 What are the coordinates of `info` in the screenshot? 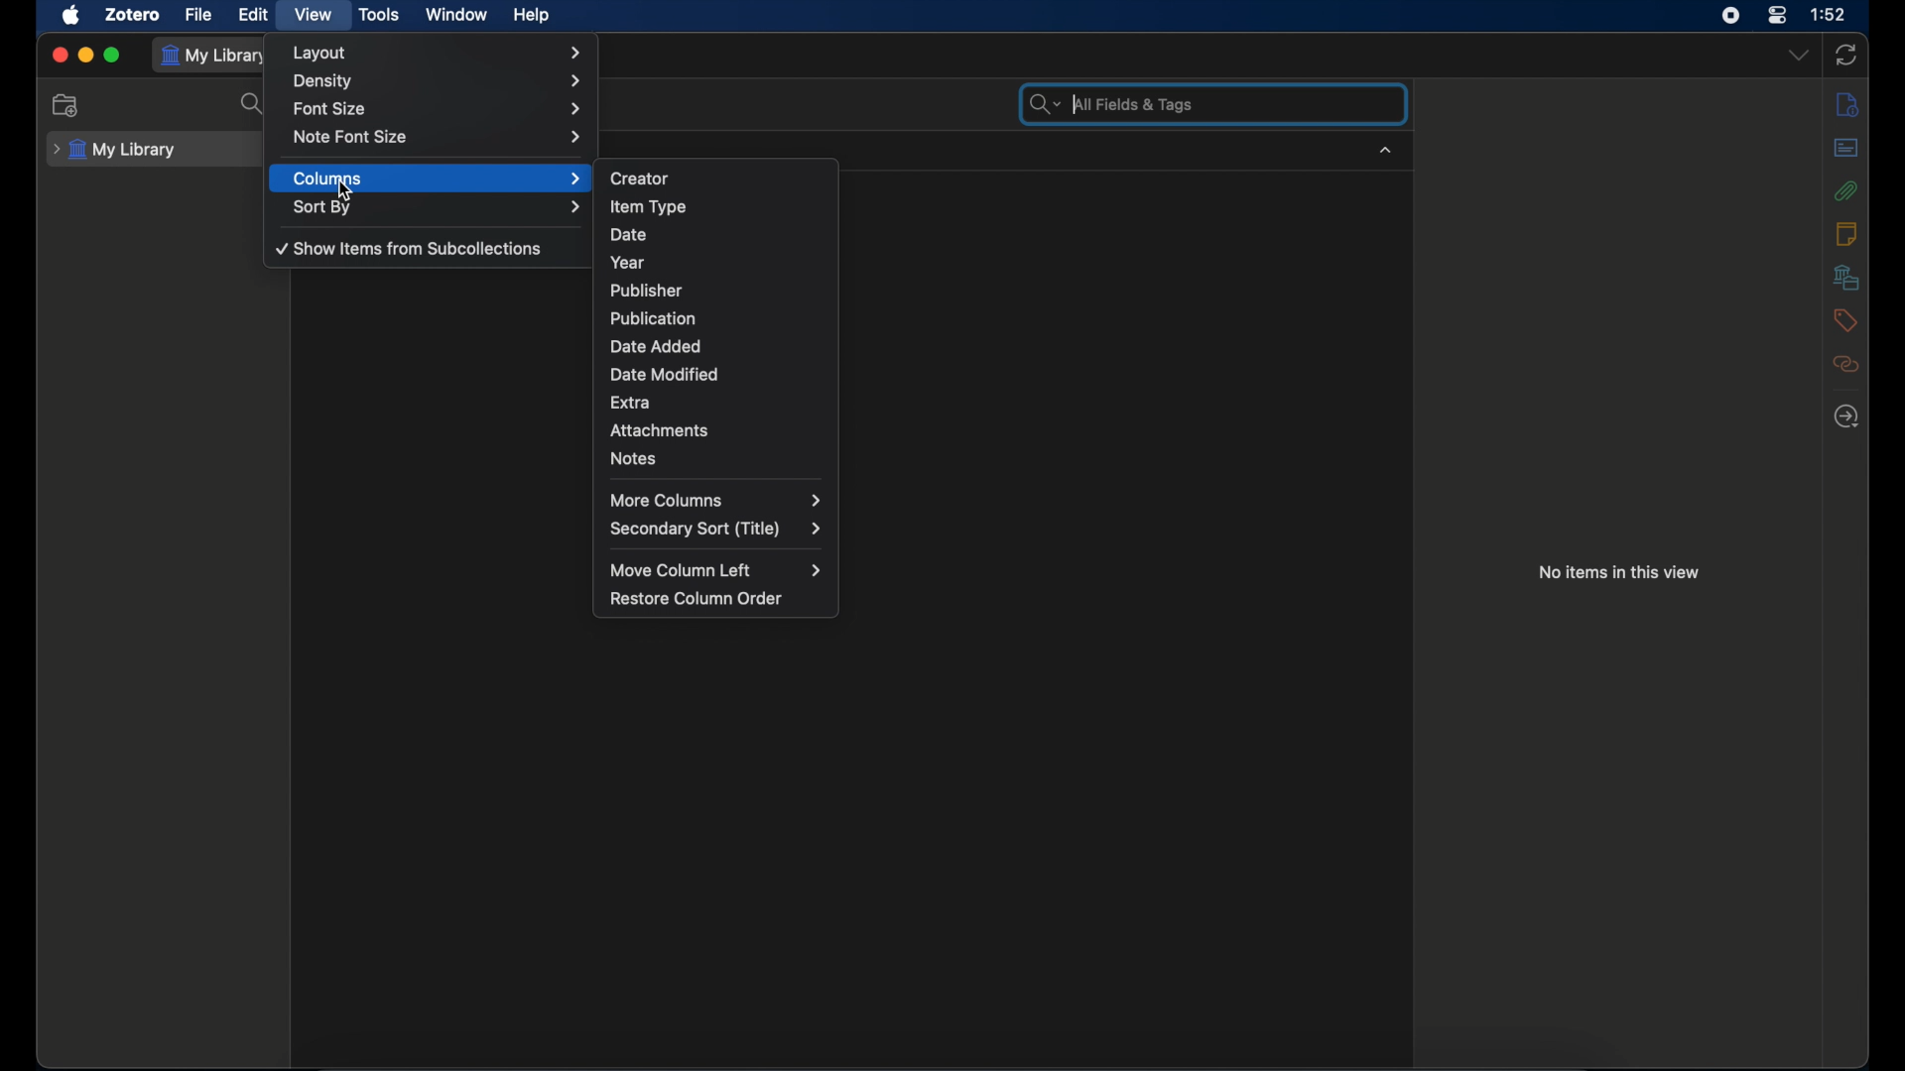 It's located at (1847, 104).